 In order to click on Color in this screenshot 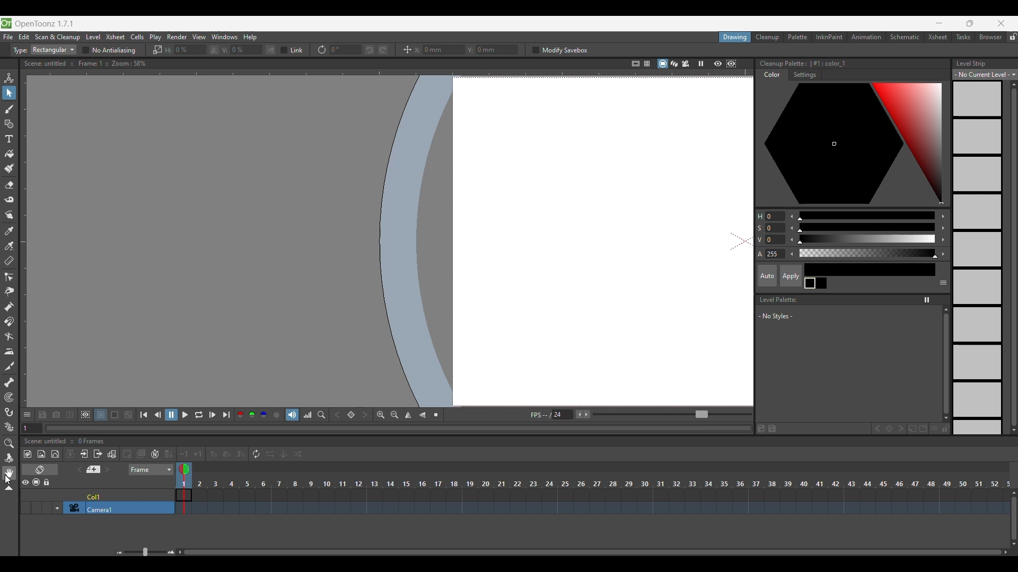, I will do `click(772, 75)`.